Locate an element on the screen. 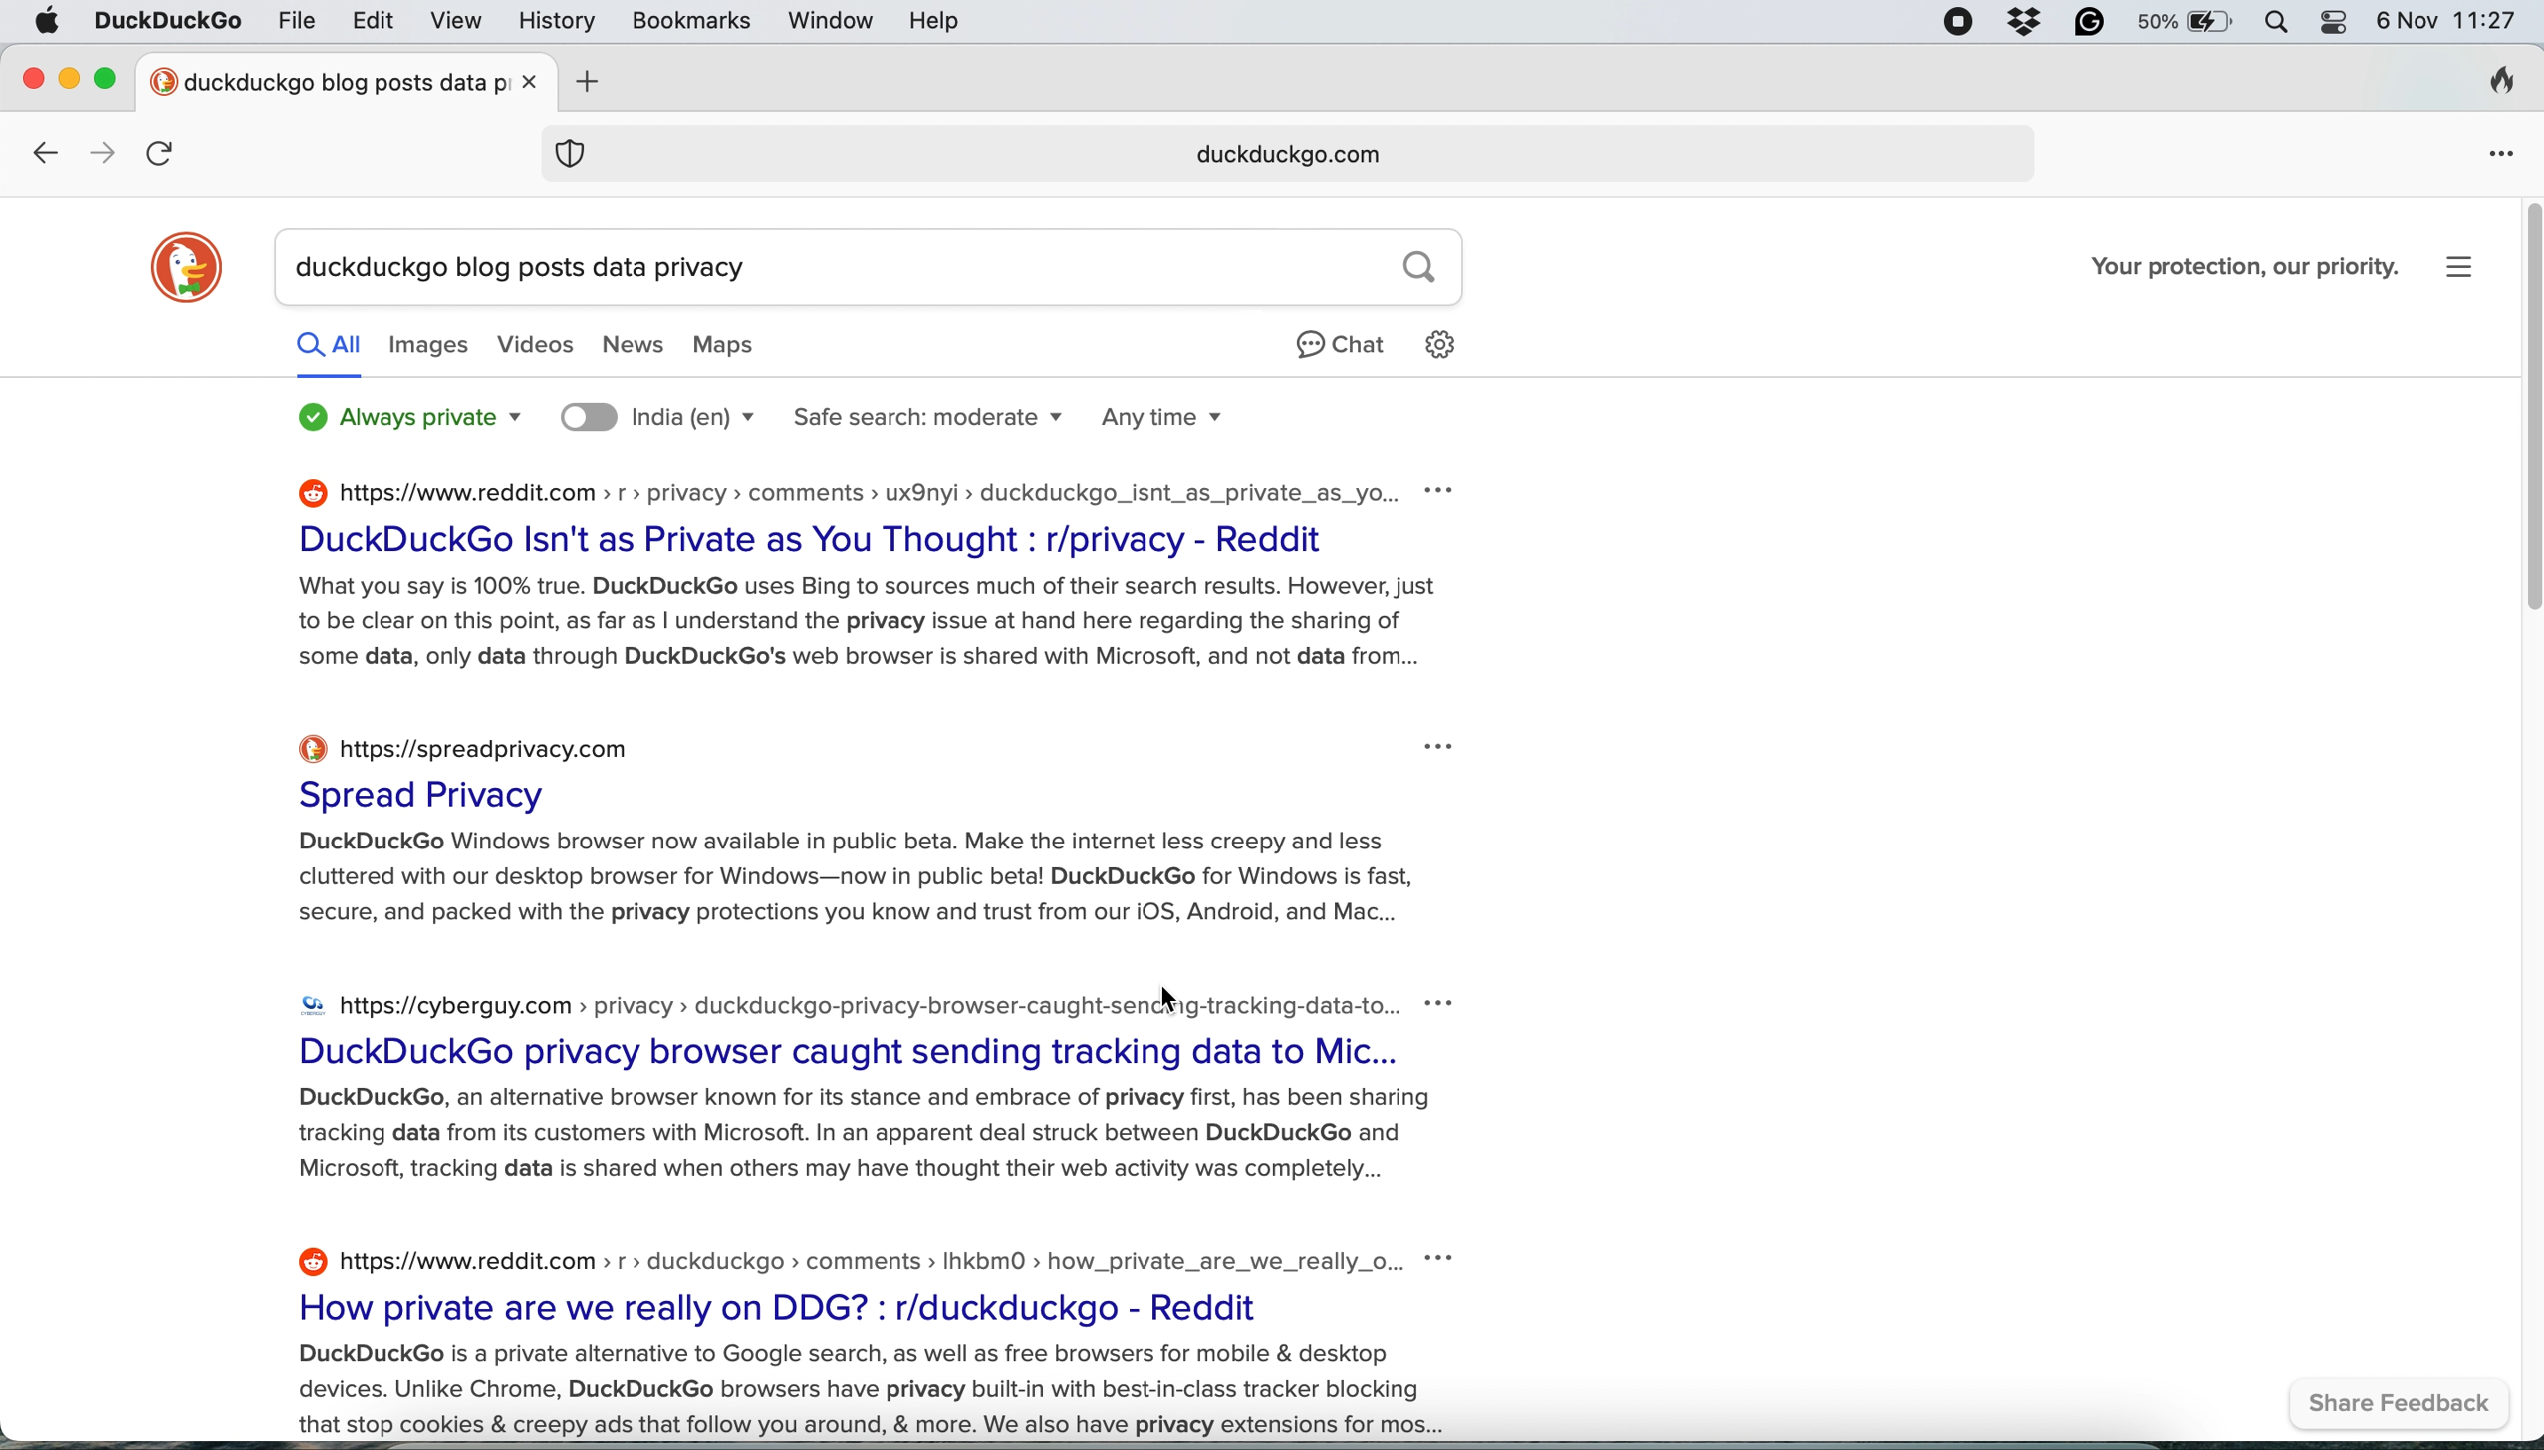  refresh is located at coordinates (164, 152).